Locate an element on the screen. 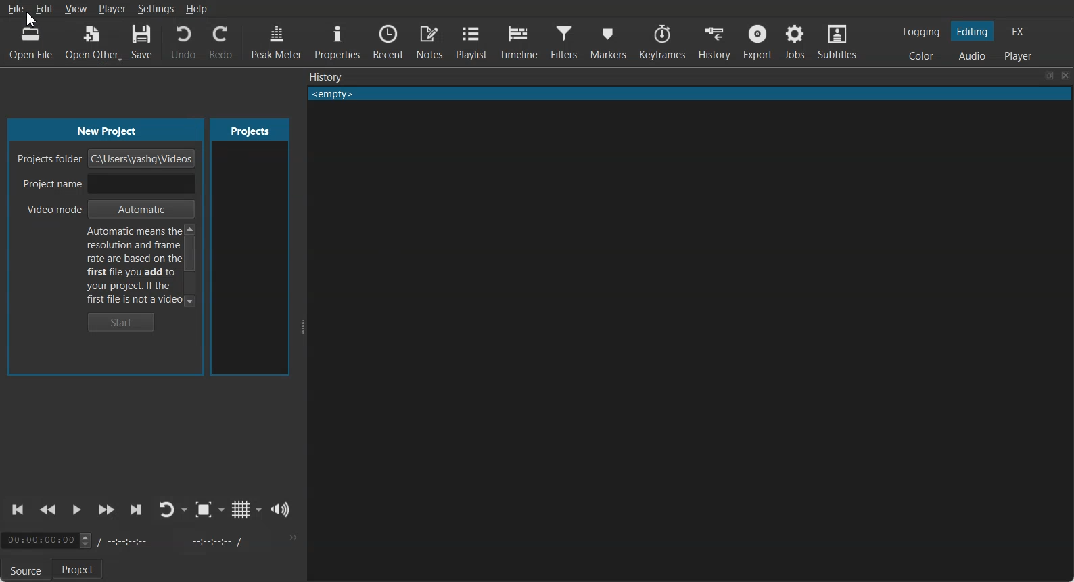 The height and width of the screenshot is (582, 1074). Slide adjuster is located at coordinates (301, 328).